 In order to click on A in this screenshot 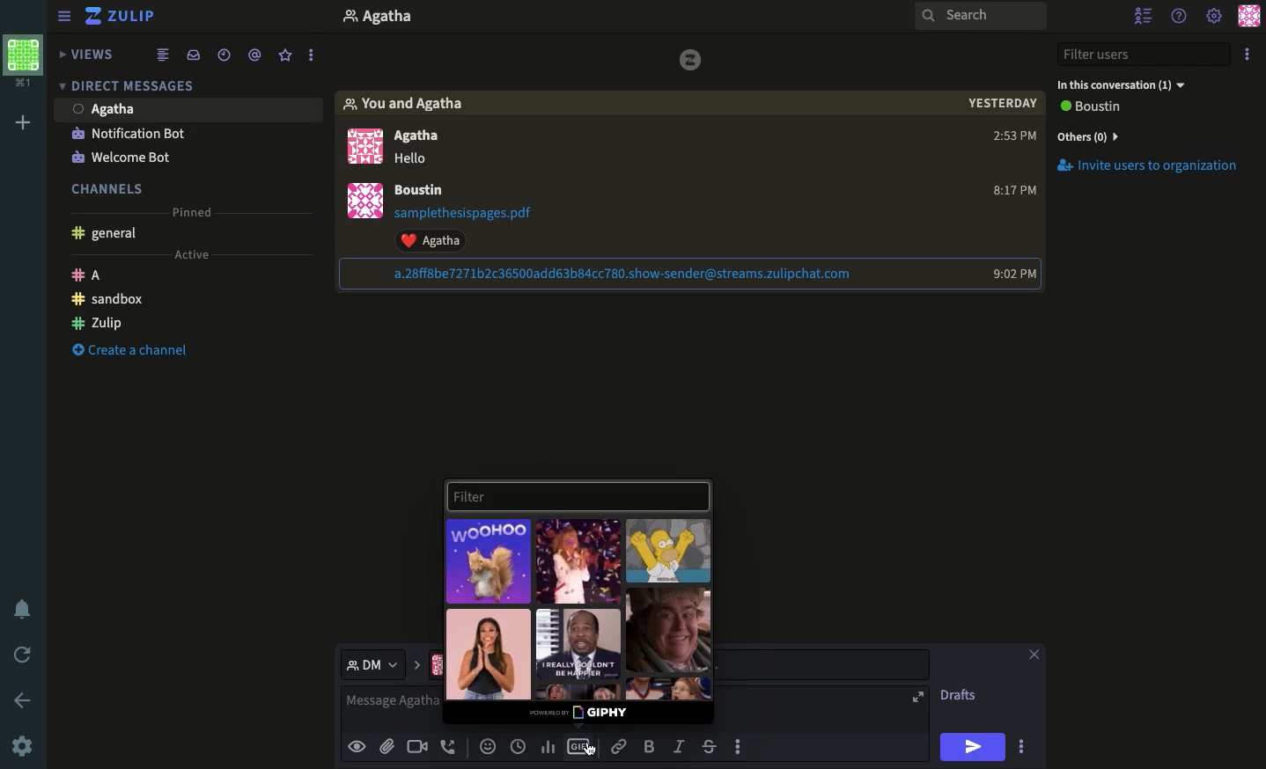, I will do `click(90, 275)`.